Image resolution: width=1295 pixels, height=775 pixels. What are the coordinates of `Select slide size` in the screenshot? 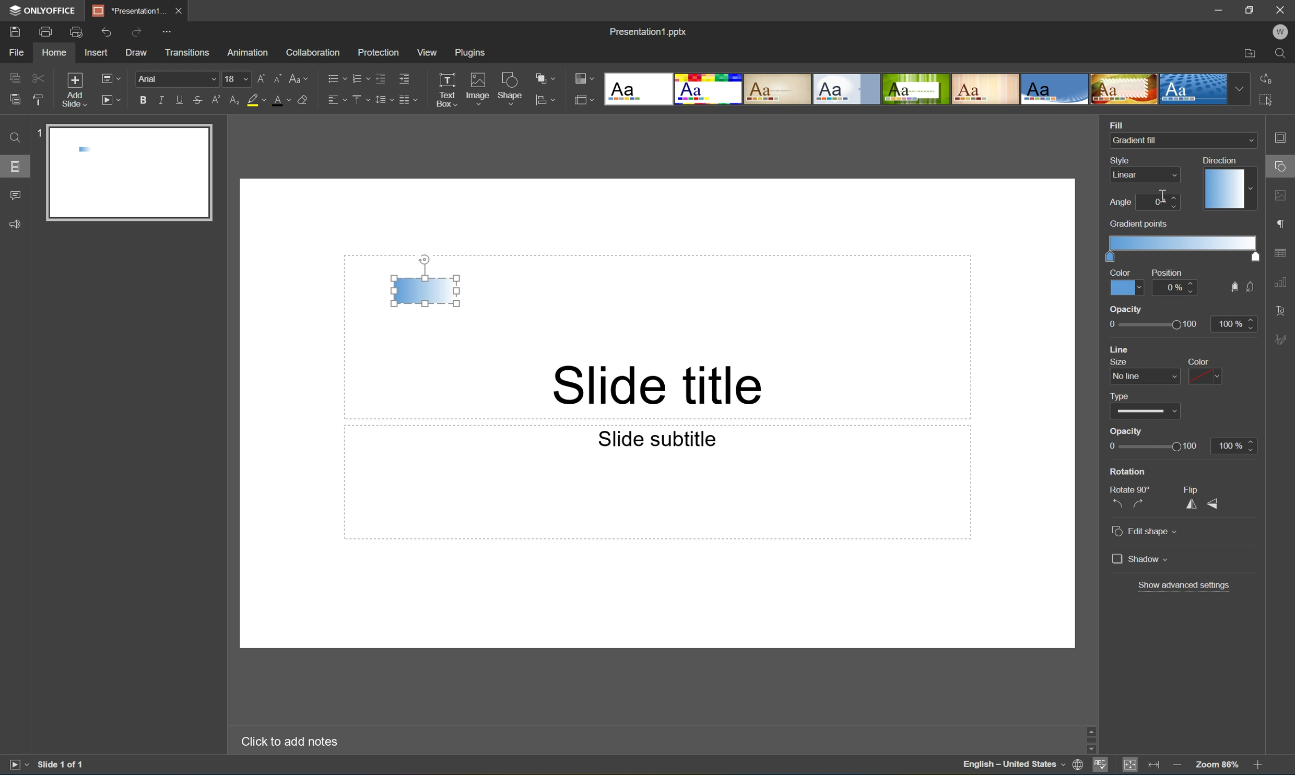 It's located at (584, 102).